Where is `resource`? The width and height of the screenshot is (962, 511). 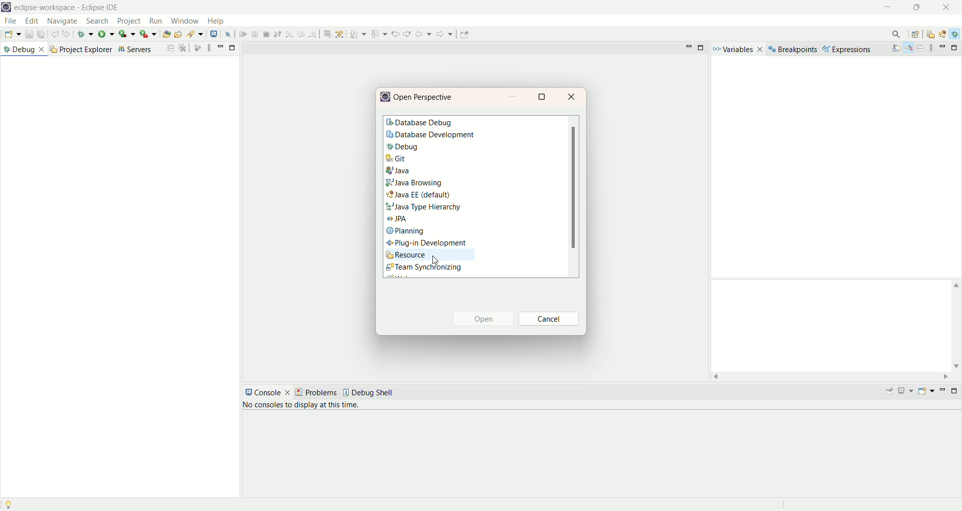 resource is located at coordinates (431, 255).